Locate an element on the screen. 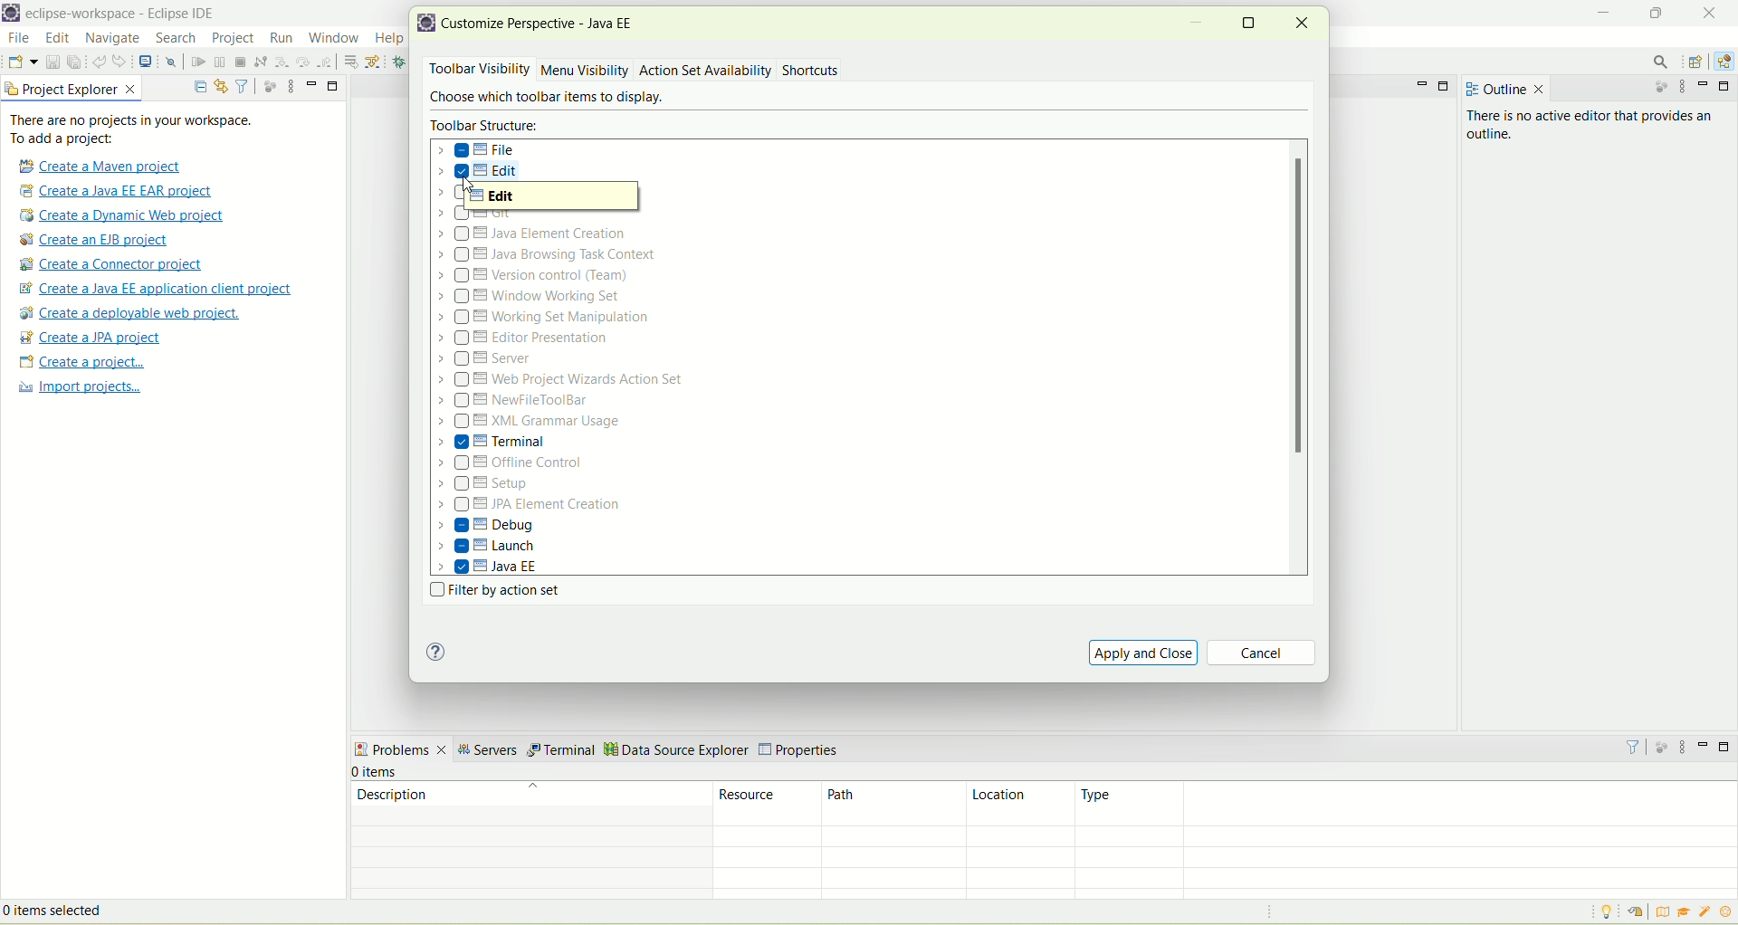  link with editor is located at coordinates (221, 85).